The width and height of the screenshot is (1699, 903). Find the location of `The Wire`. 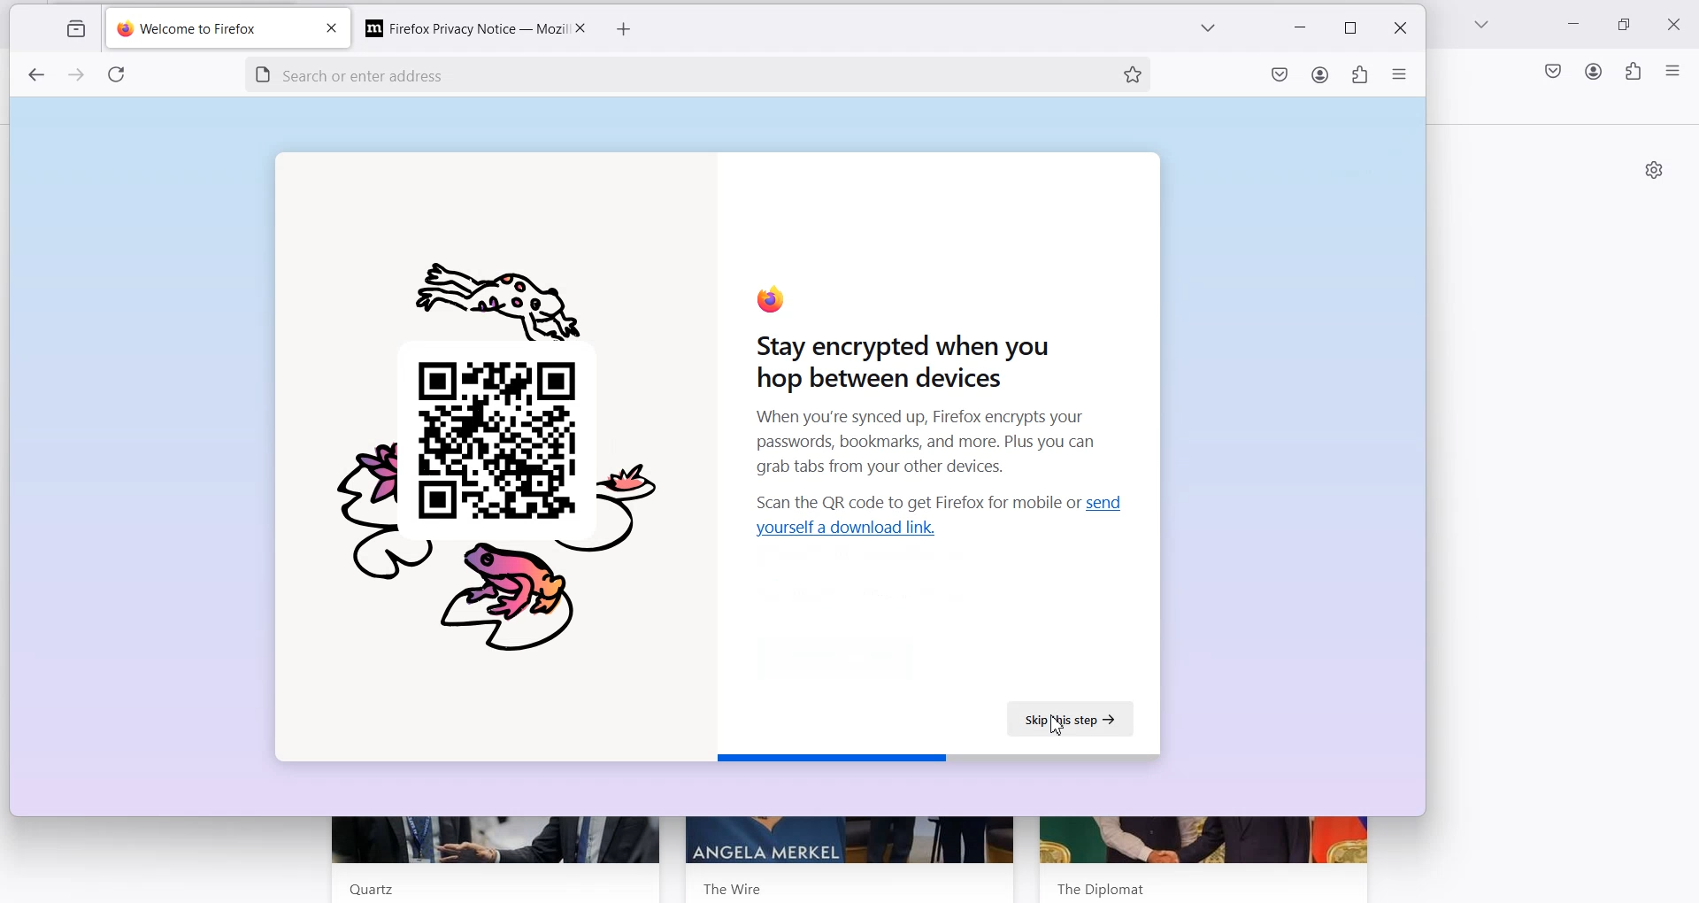

The Wire is located at coordinates (734, 885).